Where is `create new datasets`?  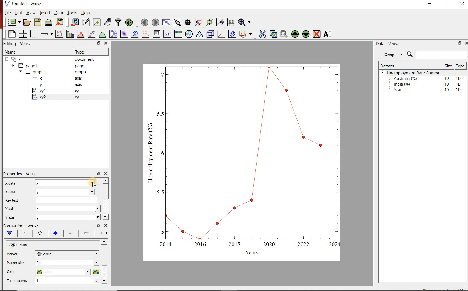 create new datasets is located at coordinates (96, 23).